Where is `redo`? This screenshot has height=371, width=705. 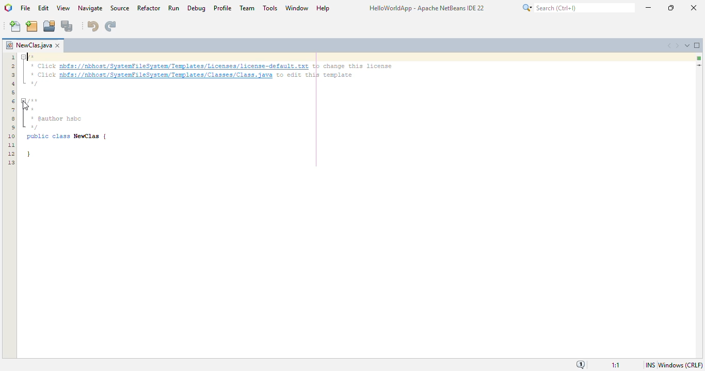 redo is located at coordinates (111, 26).